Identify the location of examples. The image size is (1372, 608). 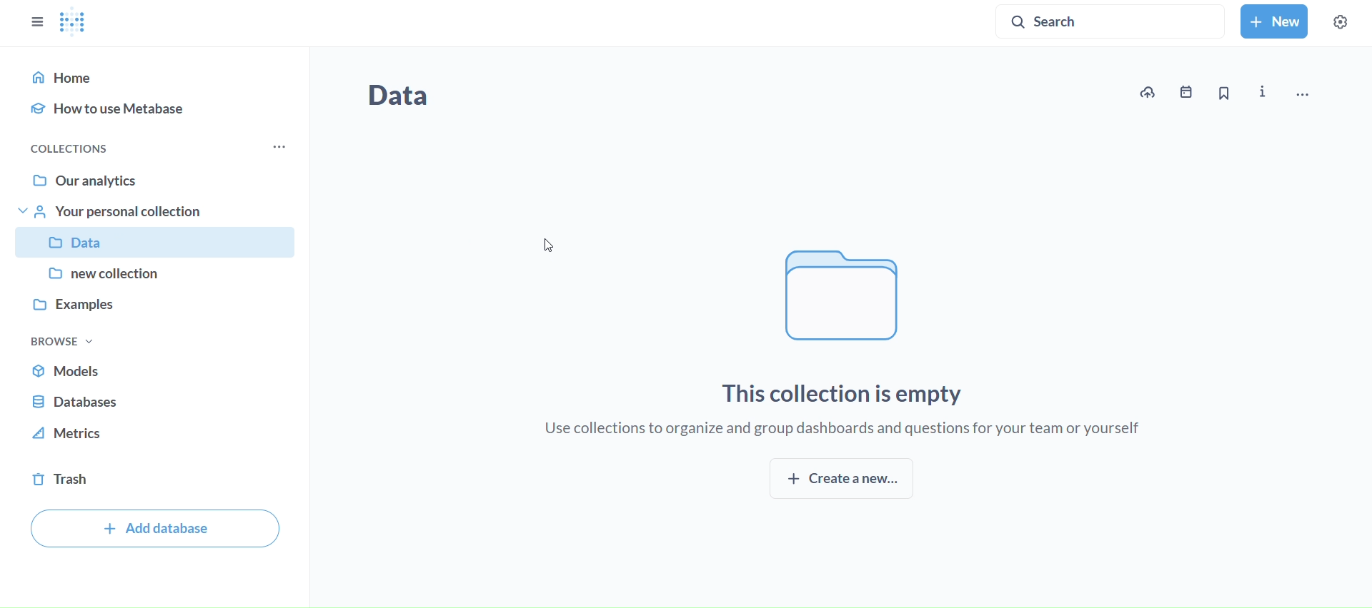
(154, 304).